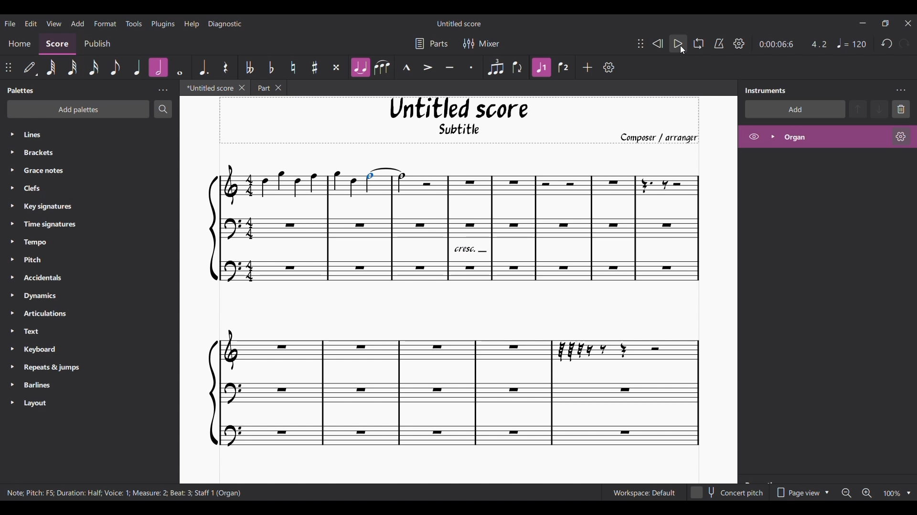 The height and width of the screenshot is (515, 917). What do you see at coordinates (163, 109) in the screenshot?
I see `Search palettes` at bounding box center [163, 109].